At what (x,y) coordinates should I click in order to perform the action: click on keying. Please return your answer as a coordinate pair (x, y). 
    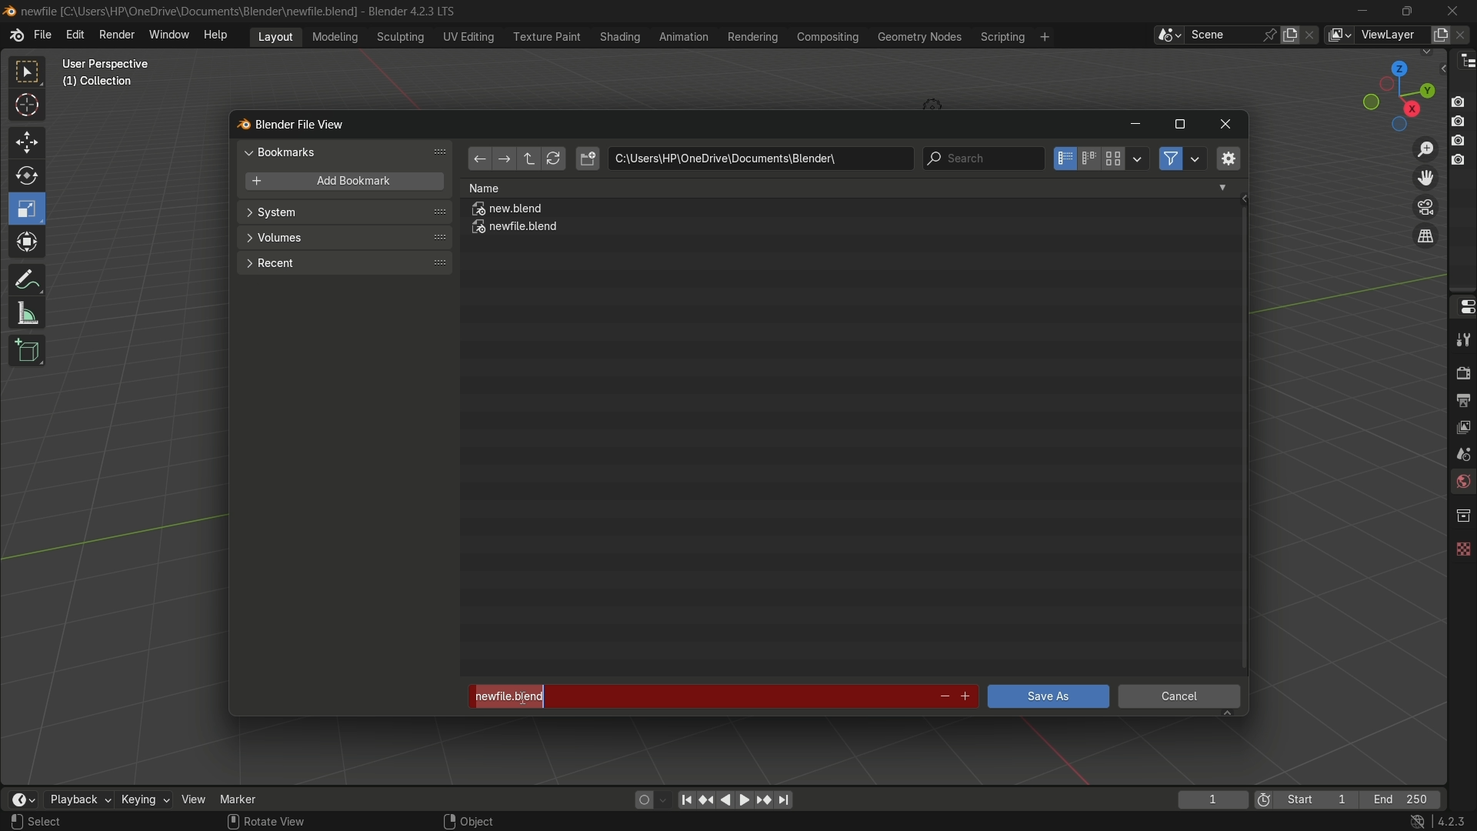
    Looking at the image, I should click on (144, 801).